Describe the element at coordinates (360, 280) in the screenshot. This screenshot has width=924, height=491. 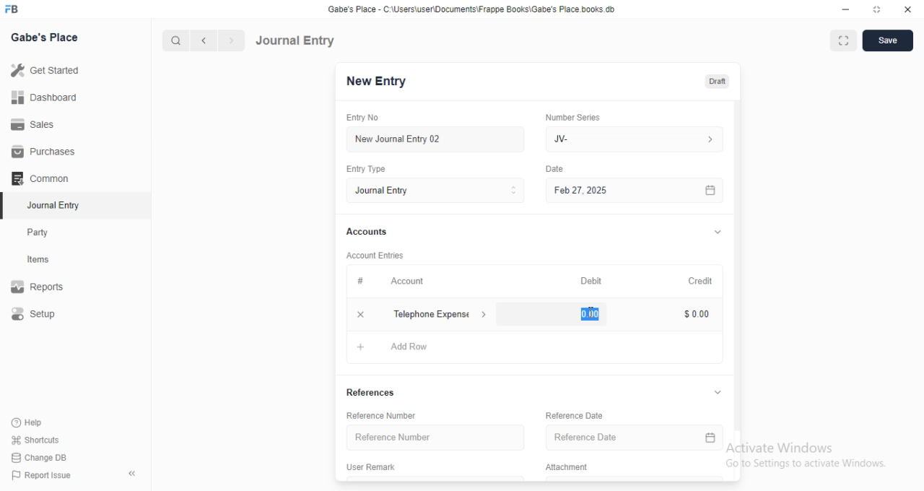
I see `#` at that location.